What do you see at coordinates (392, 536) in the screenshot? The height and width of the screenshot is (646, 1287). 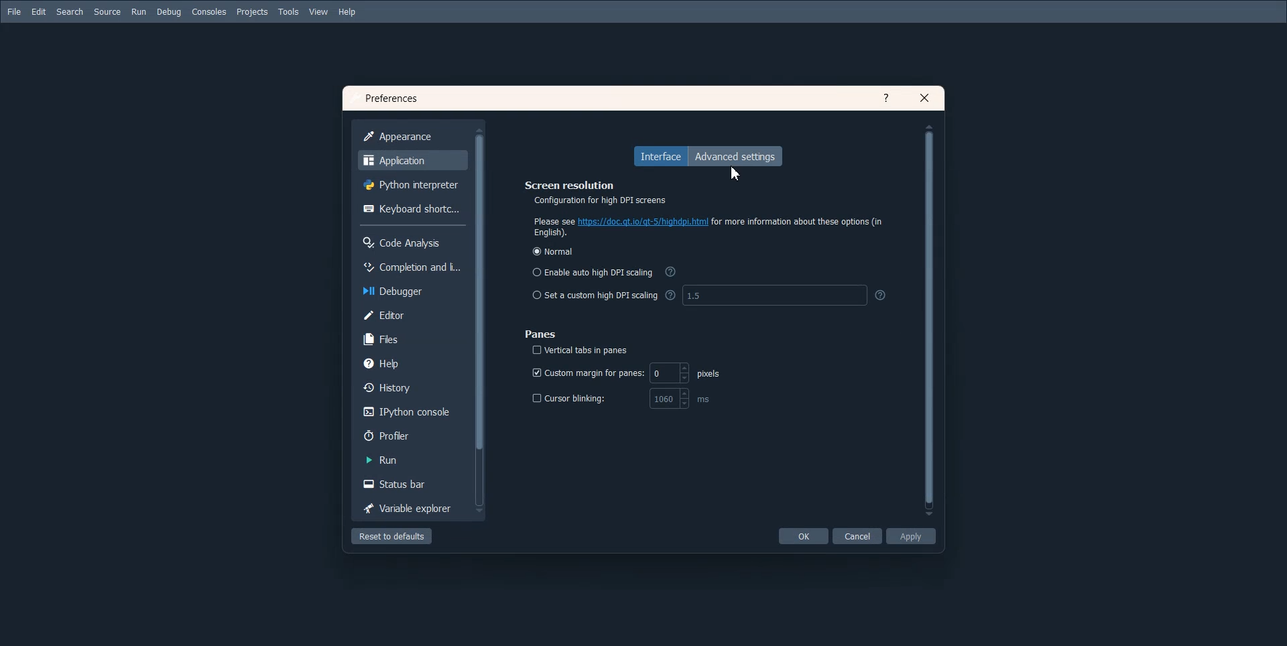 I see `Reset to default` at bounding box center [392, 536].